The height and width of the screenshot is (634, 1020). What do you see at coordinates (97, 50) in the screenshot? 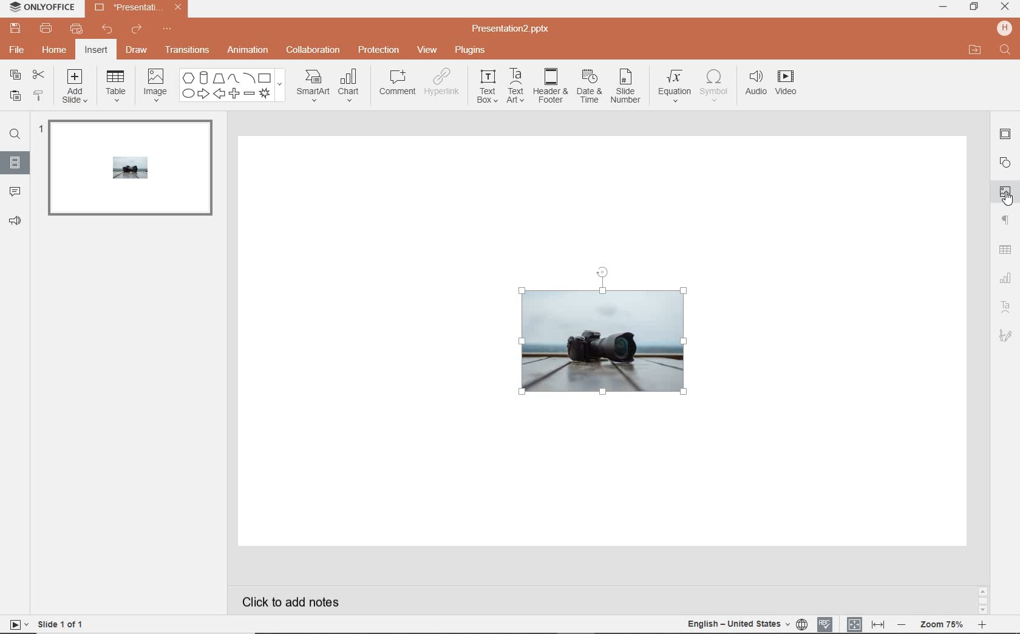
I see `insert` at bounding box center [97, 50].